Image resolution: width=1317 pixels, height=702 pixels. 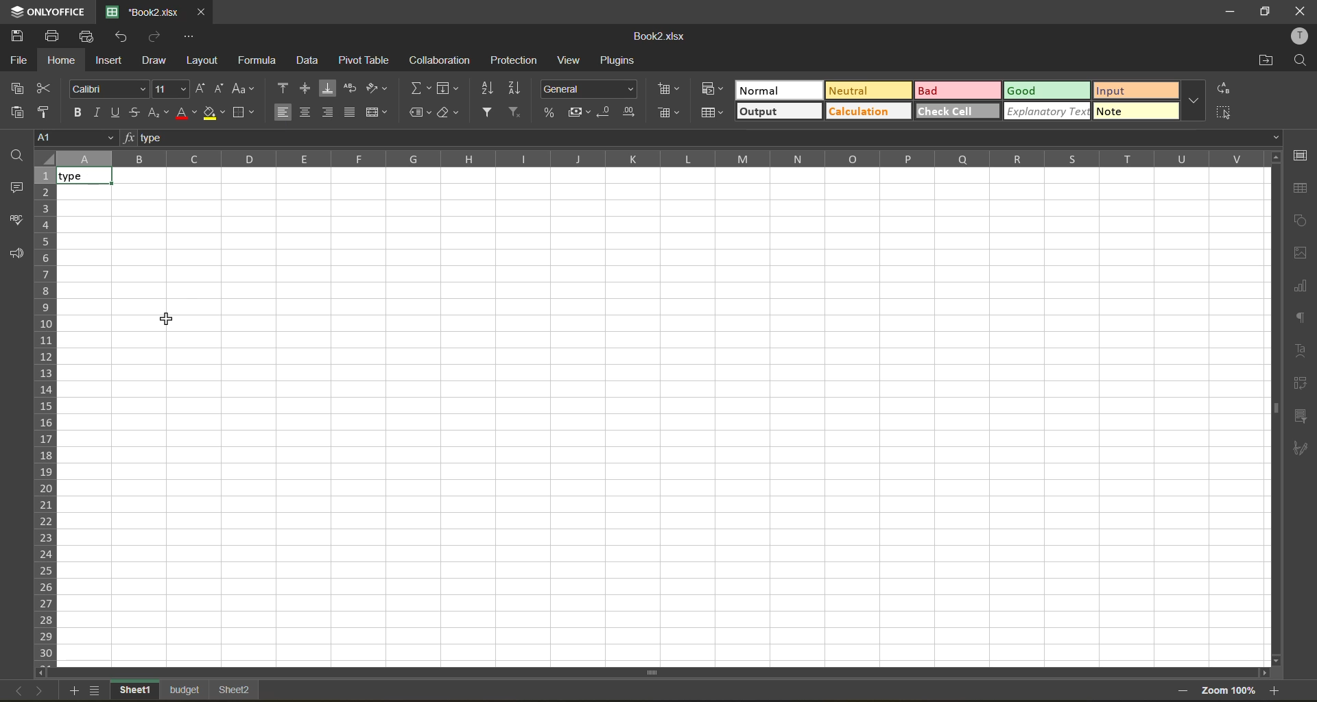 I want to click on change case, so click(x=243, y=90).